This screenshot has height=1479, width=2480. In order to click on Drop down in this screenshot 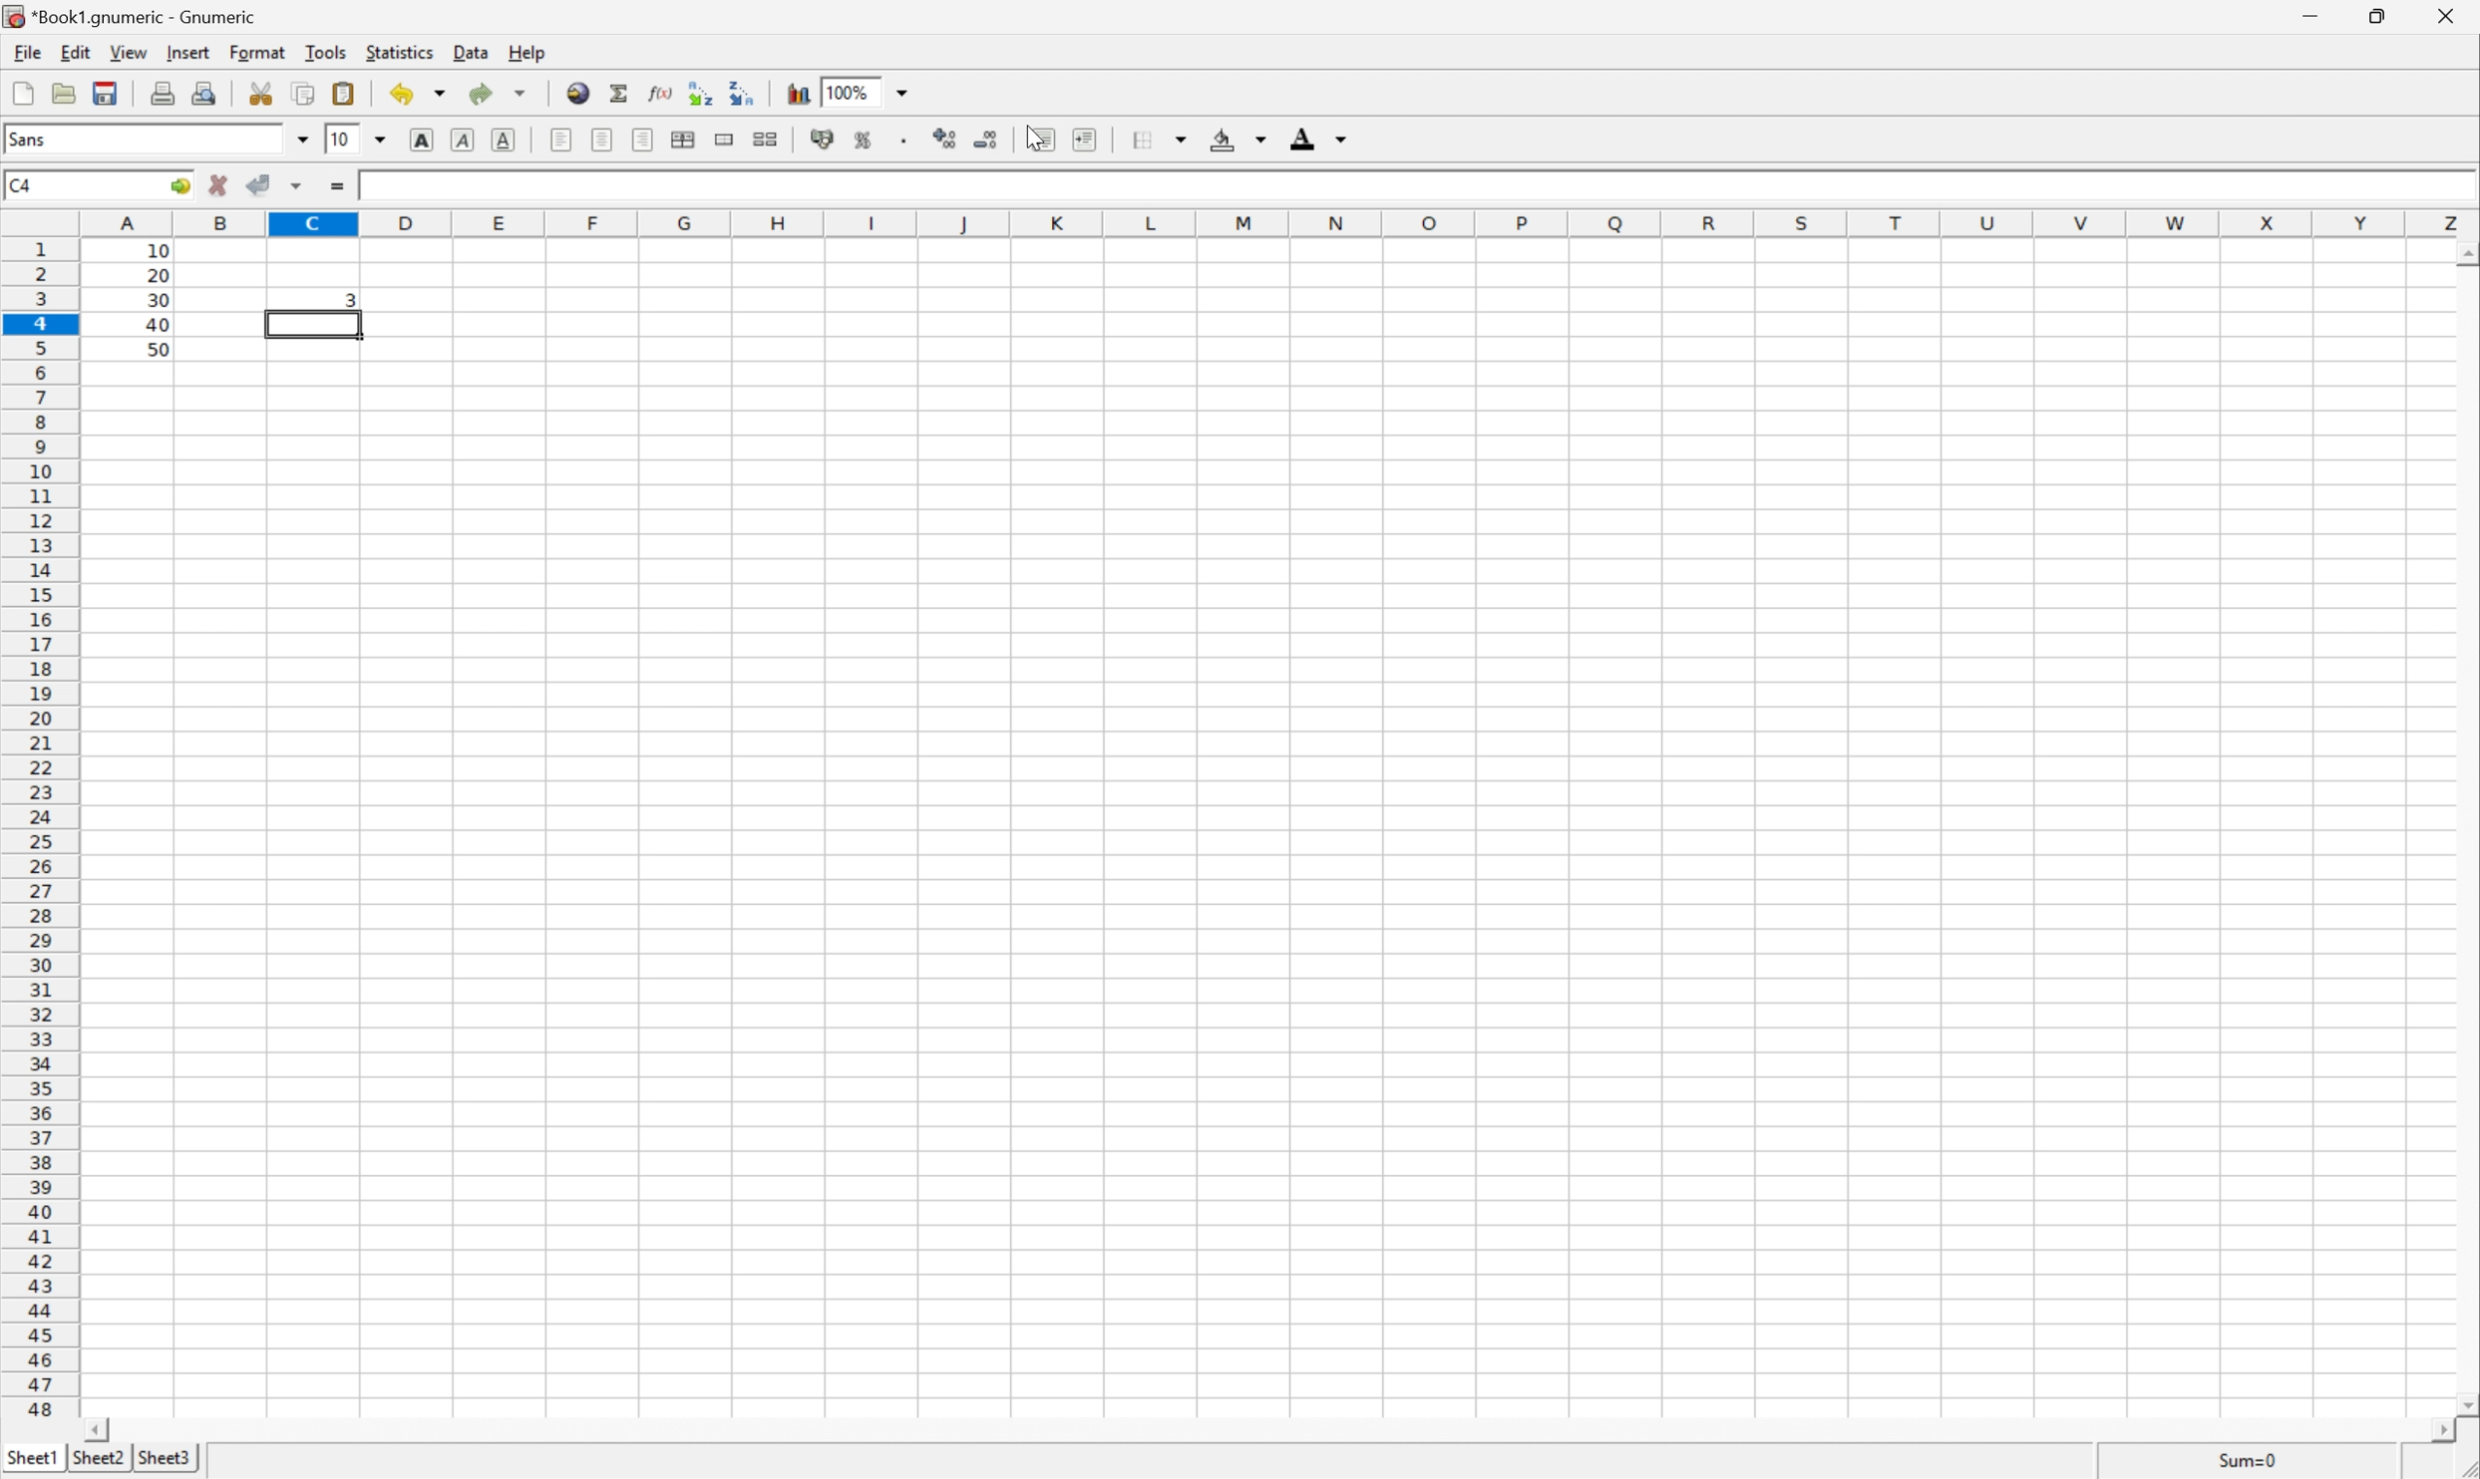, I will do `click(905, 90)`.